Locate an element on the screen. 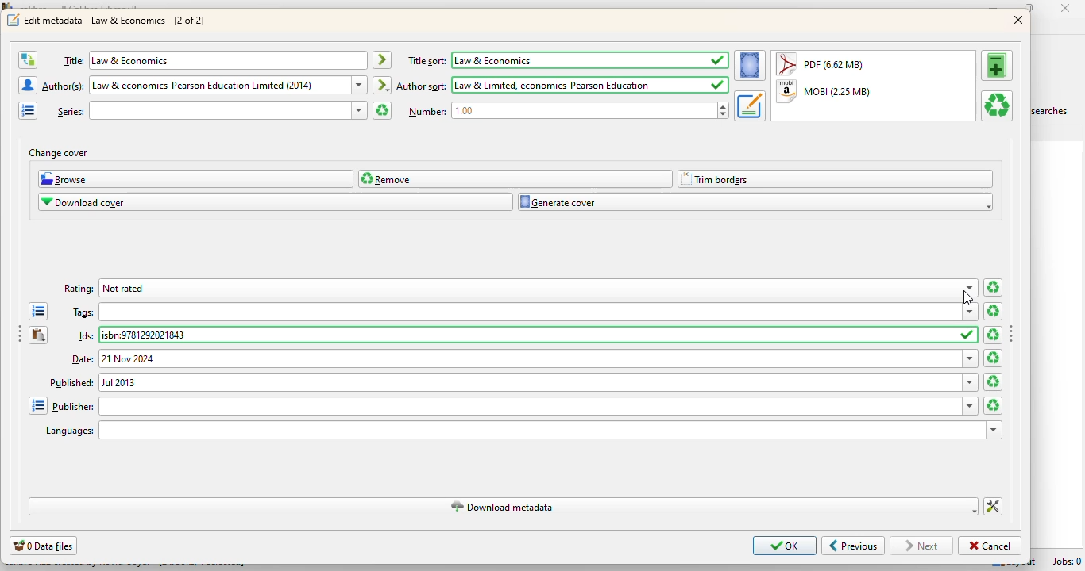  number: 1.00 is located at coordinates (566, 111).